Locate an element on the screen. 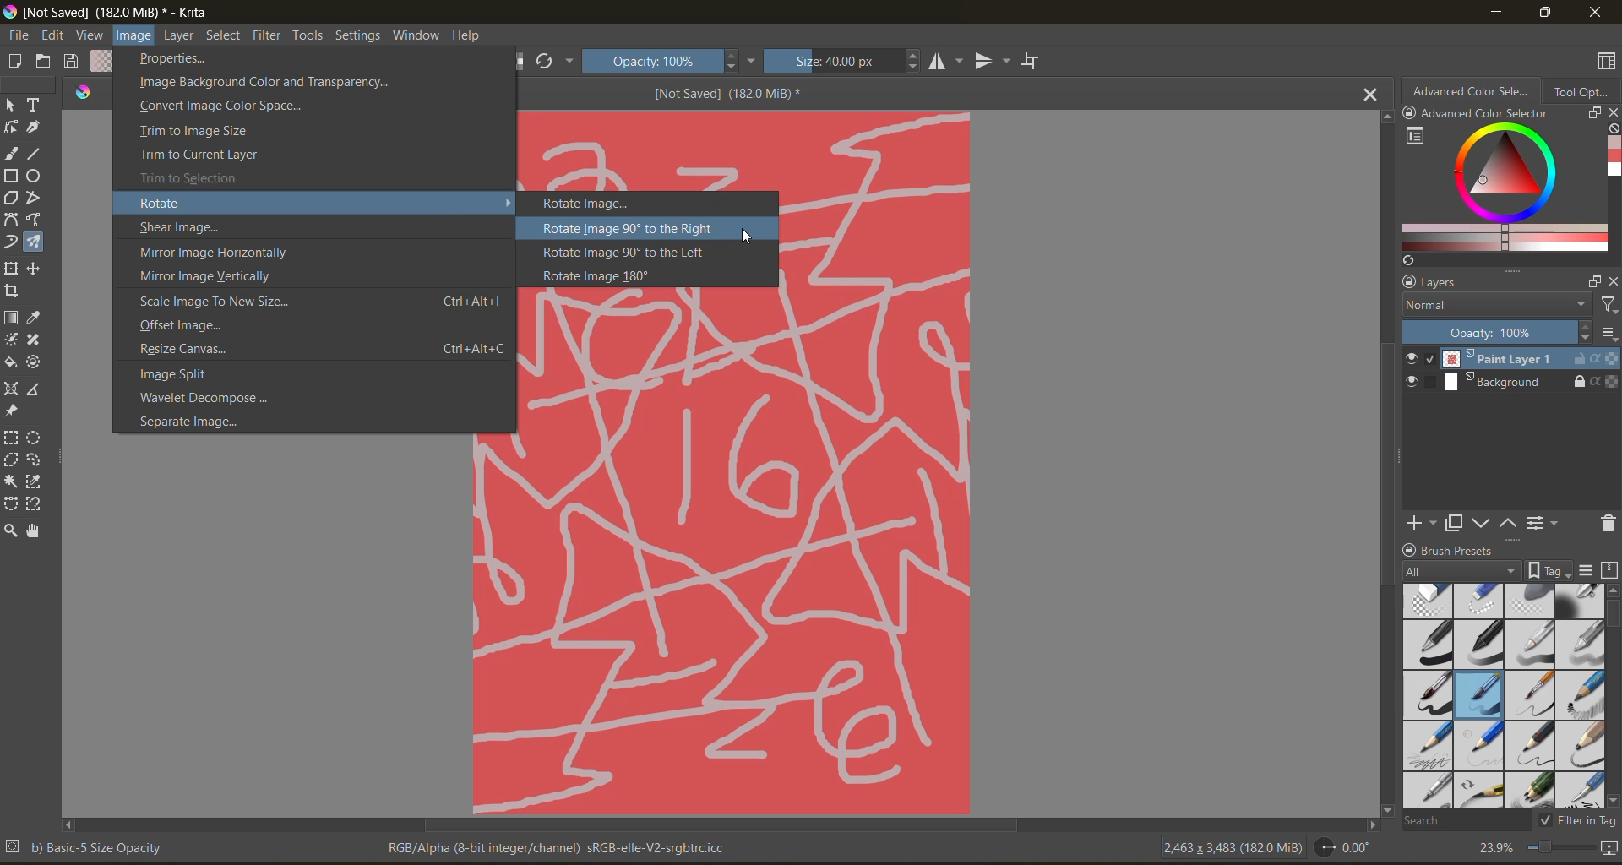 The width and height of the screenshot is (1622, 865). app name and file name is located at coordinates (113, 13).